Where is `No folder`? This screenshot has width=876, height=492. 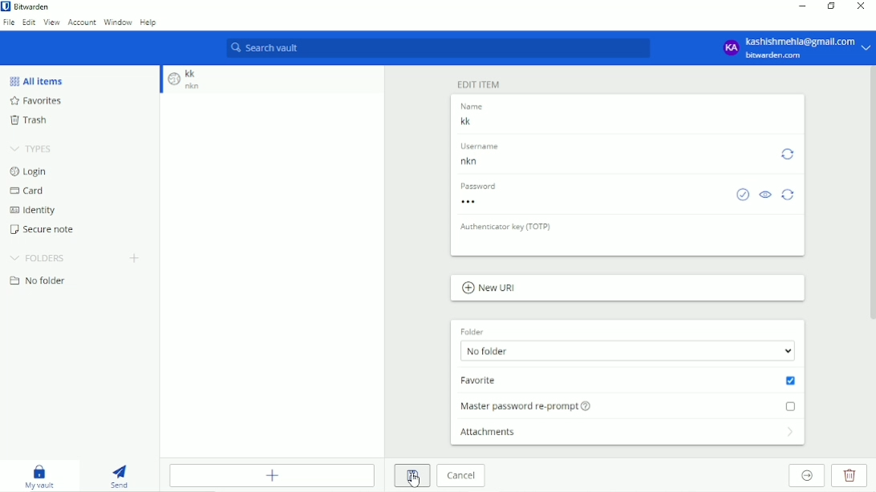
No folder is located at coordinates (40, 280).